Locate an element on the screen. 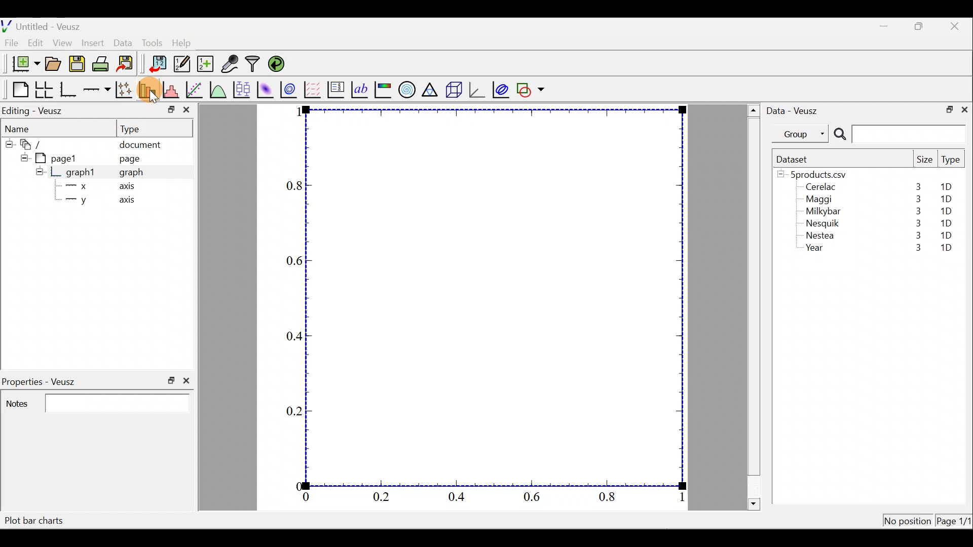 The image size is (973, 547). axis is located at coordinates (130, 187).